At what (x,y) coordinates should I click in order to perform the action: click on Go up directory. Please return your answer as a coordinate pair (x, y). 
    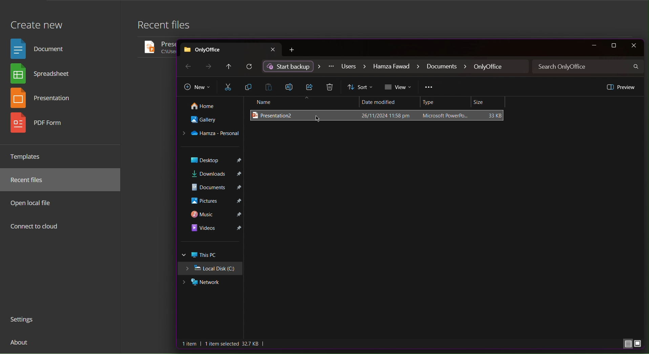
    Looking at the image, I should click on (228, 67).